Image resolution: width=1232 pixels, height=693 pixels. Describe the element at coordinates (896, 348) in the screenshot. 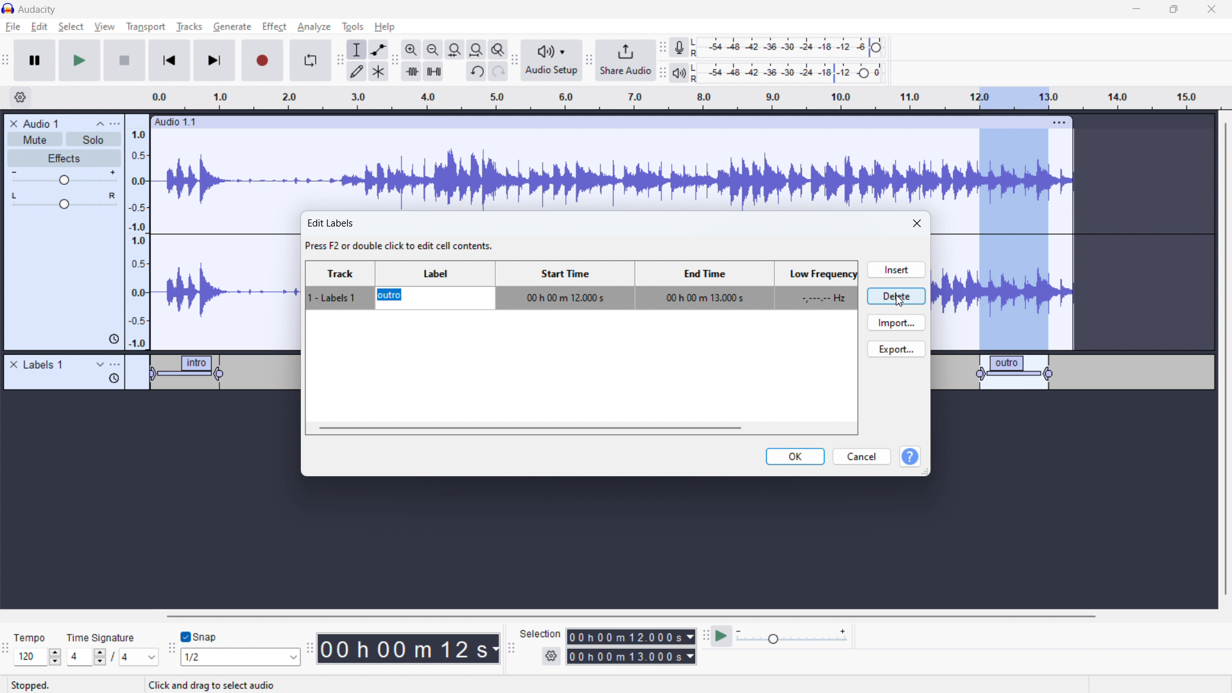

I see `export` at that location.